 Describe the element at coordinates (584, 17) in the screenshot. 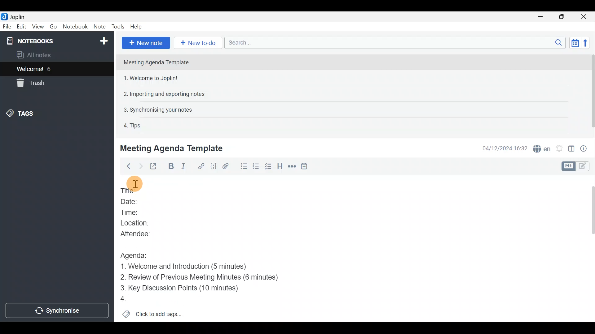

I see `Close` at that location.